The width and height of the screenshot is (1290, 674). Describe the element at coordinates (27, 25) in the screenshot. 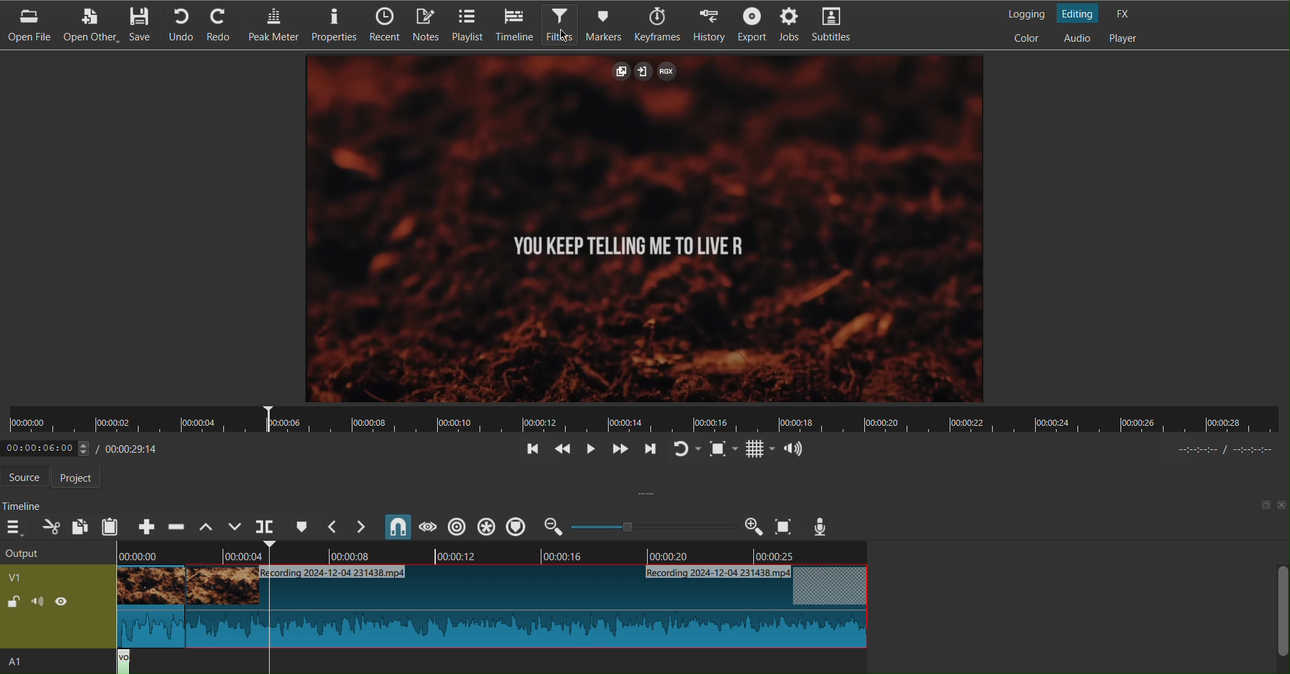

I see `Open File ` at that location.